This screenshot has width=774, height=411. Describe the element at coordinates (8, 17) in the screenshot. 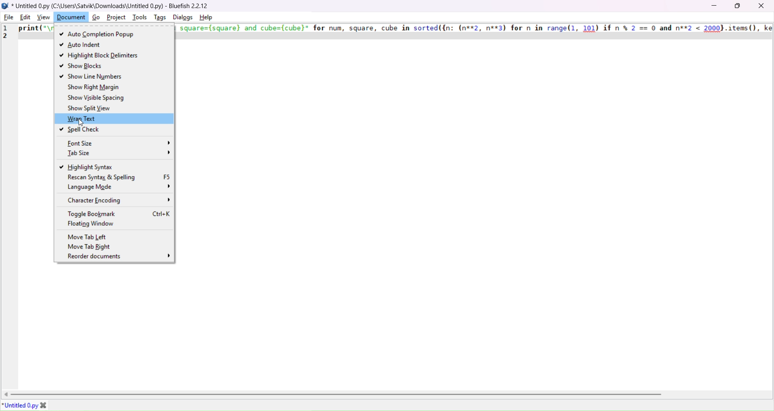

I see `file` at that location.